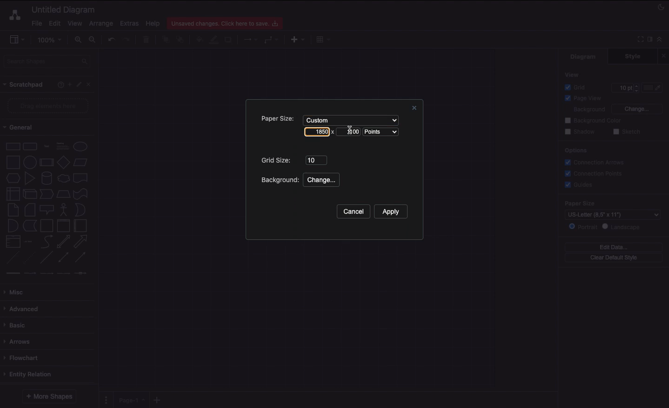  Describe the element at coordinates (279, 180) in the screenshot. I see `Background` at that location.